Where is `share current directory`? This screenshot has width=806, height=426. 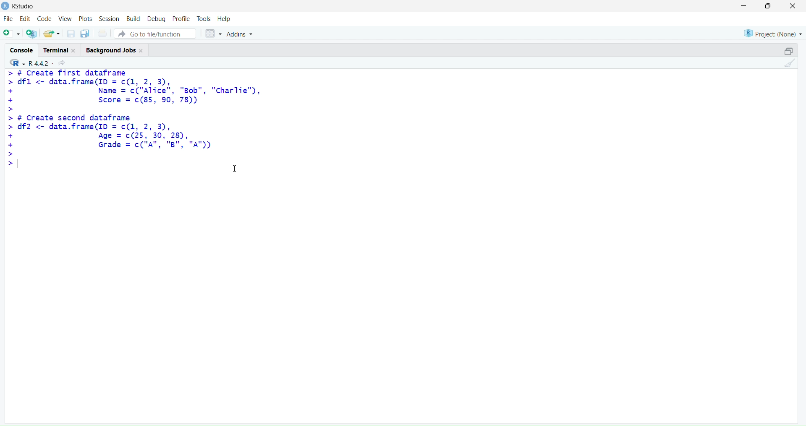
share current directory is located at coordinates (62, 63).